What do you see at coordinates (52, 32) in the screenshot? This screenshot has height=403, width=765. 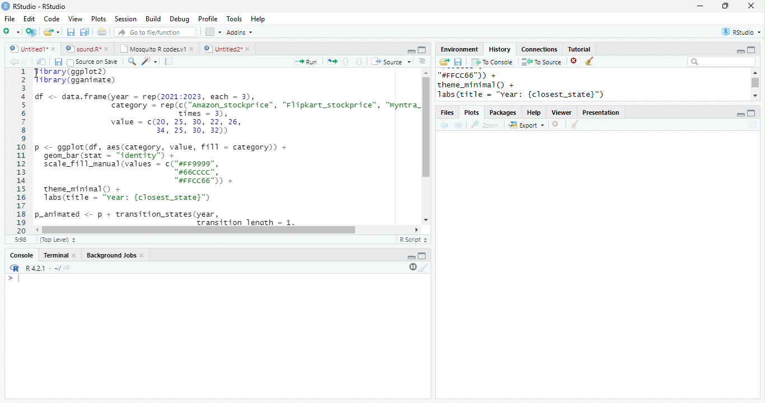 I see `open file` at bounding box center [52, 32].